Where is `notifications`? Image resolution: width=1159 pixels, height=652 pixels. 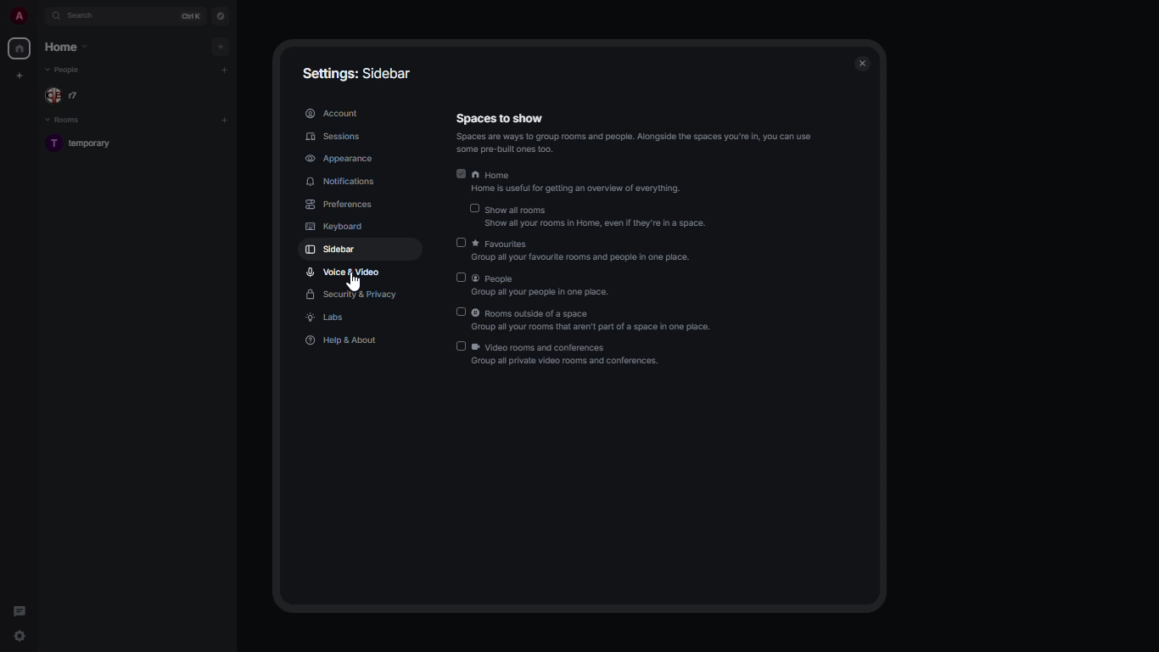 notifications is located at coordinates (341, 182).